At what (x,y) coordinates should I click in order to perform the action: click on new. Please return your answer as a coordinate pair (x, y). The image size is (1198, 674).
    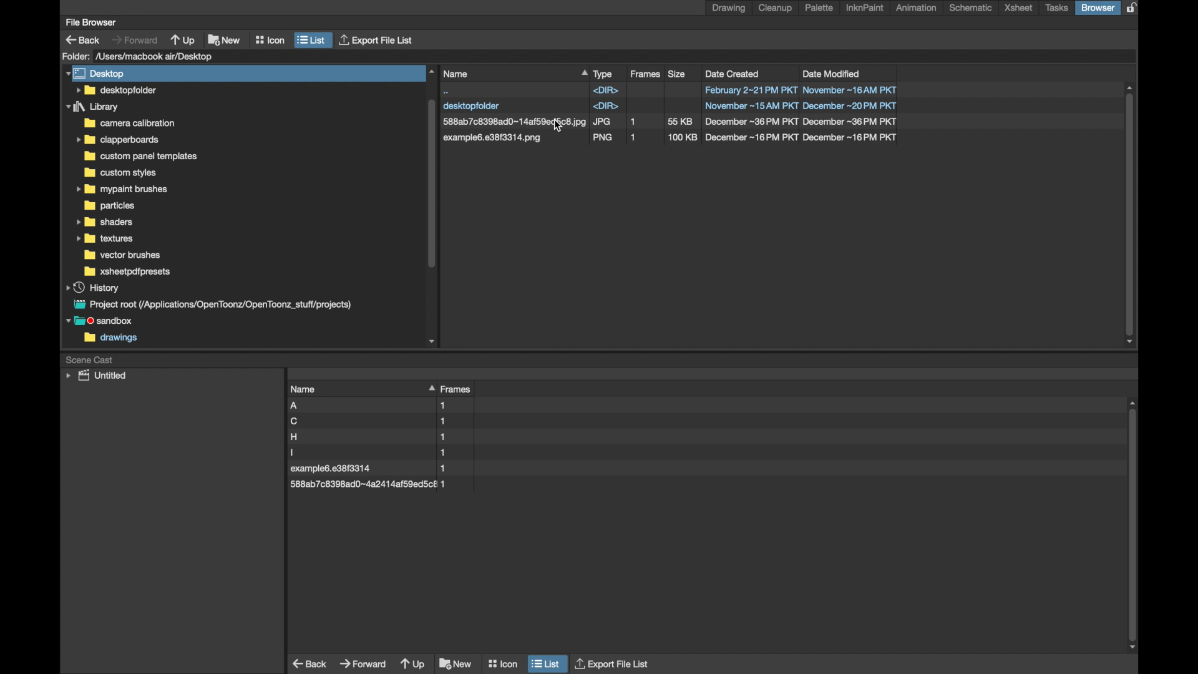
    Looking at the image, I should click on (224, 39).